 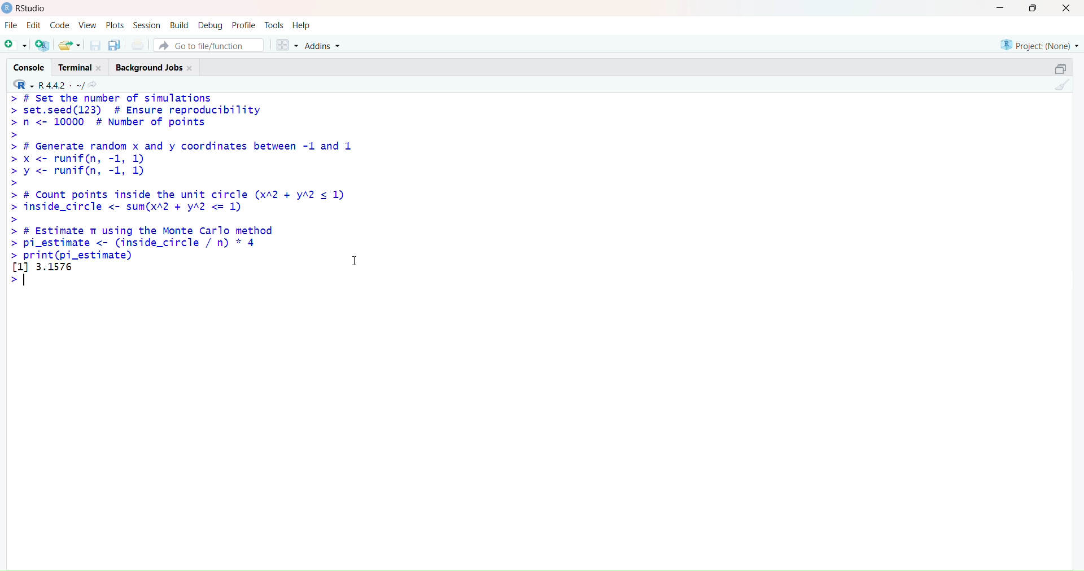 What do you see at coordinates (158, 67) in the screenshot?
I see `Background Jobs` at bounding box center [158, 67].